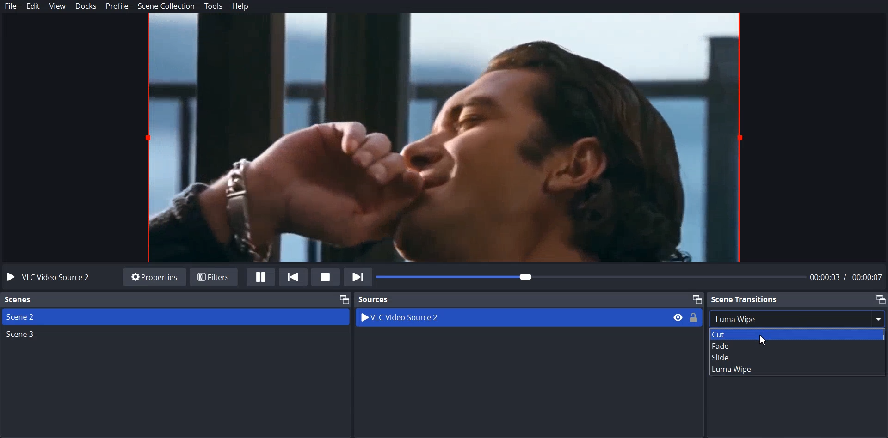 The image size is (888, 438). Describe the element at coordinates (117, 6) in the screenshot. I see `Profile` at that location.